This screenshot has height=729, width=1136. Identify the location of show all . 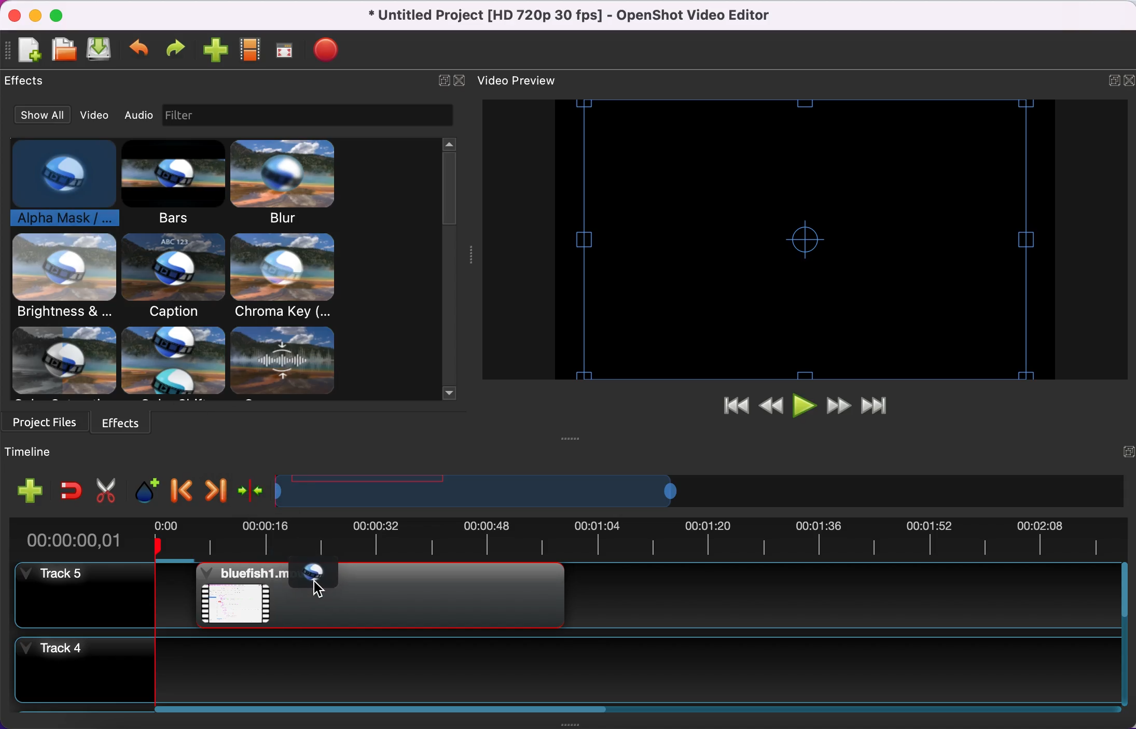
(43, 114).